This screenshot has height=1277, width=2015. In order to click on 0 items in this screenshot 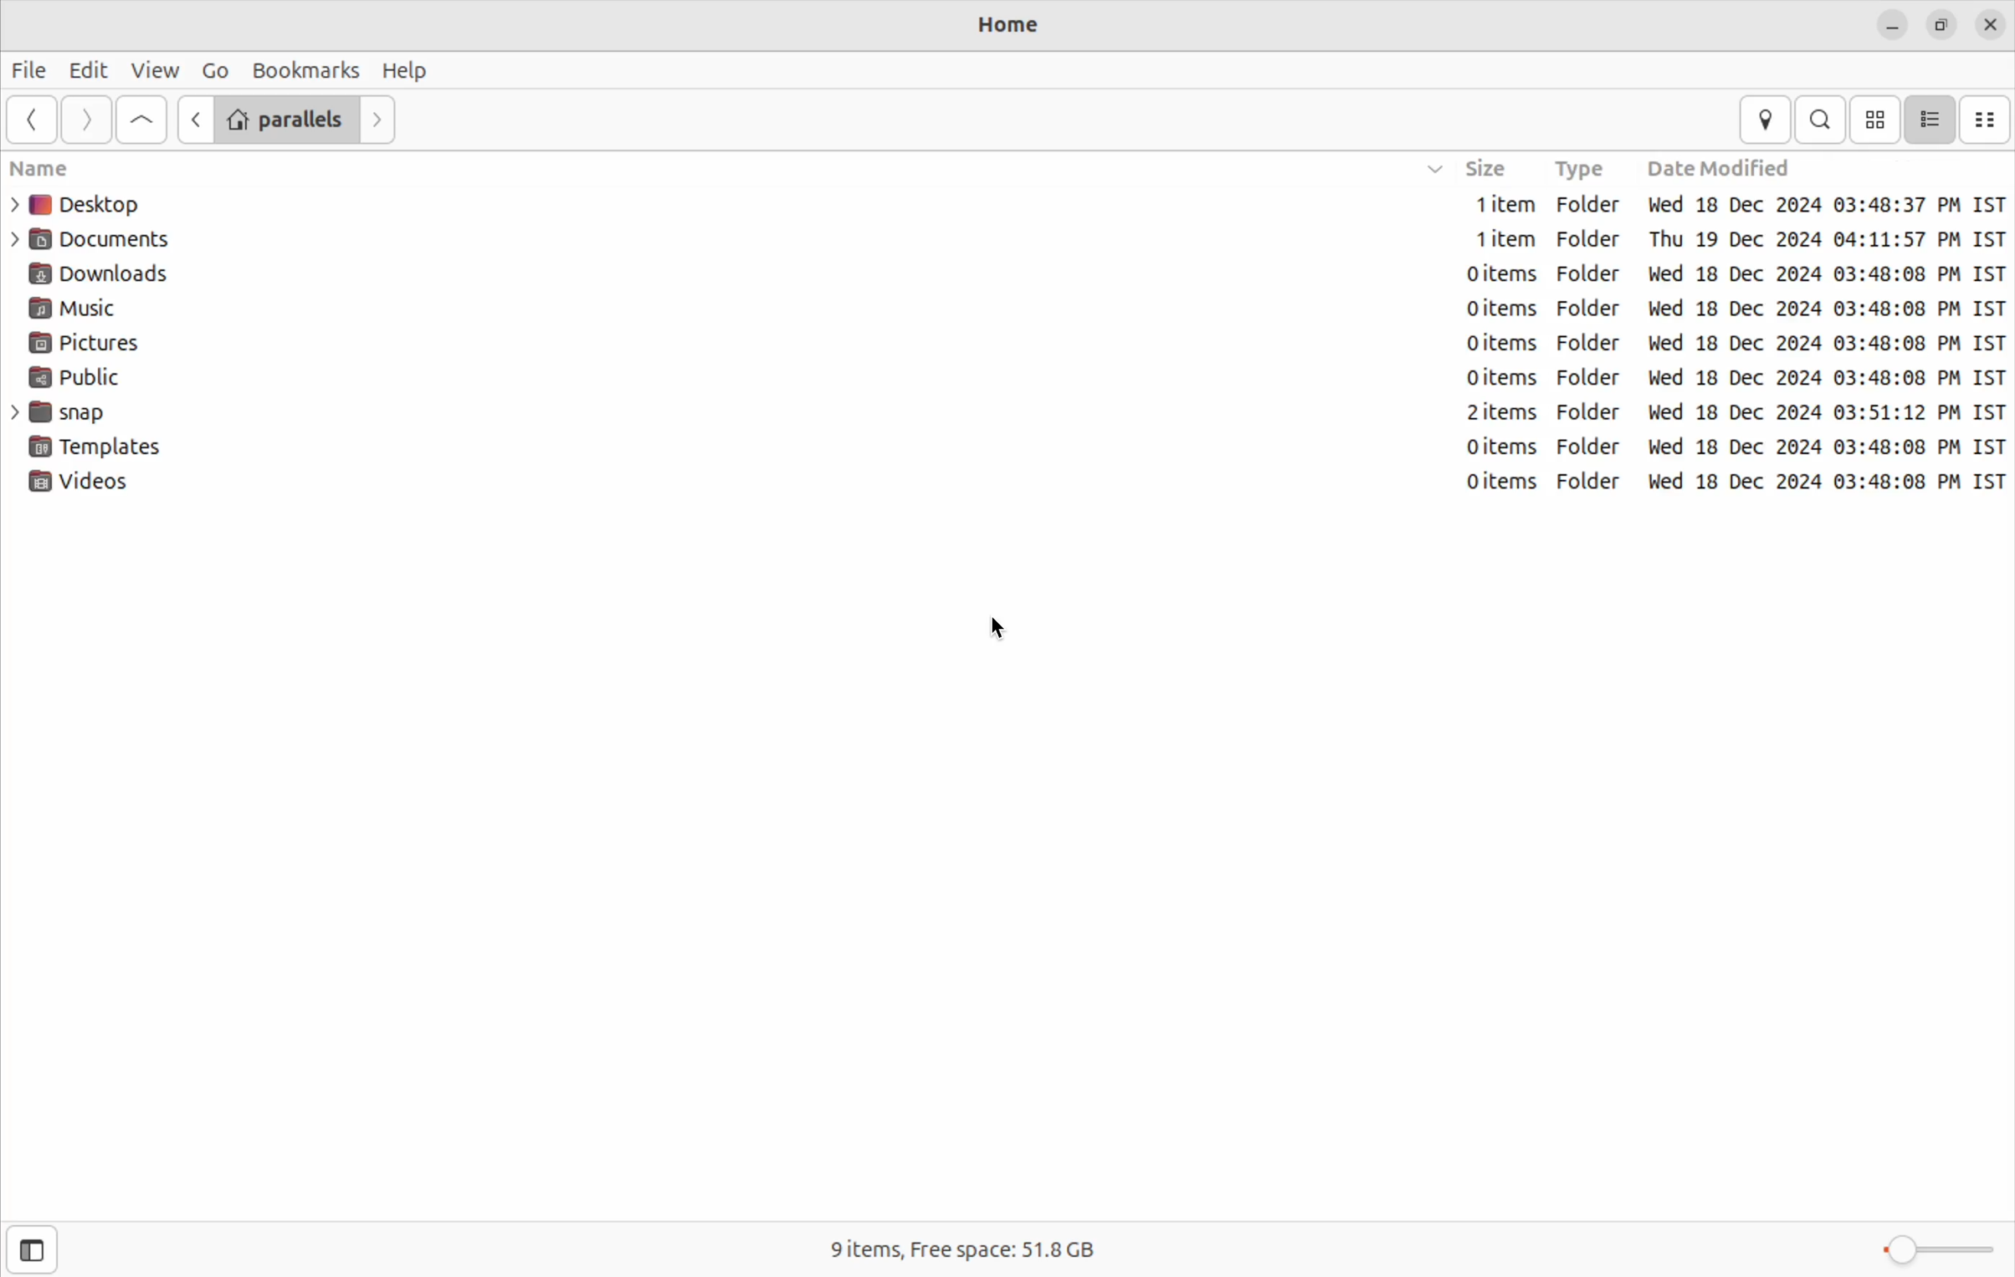, I will do `click(1480, 272)`.